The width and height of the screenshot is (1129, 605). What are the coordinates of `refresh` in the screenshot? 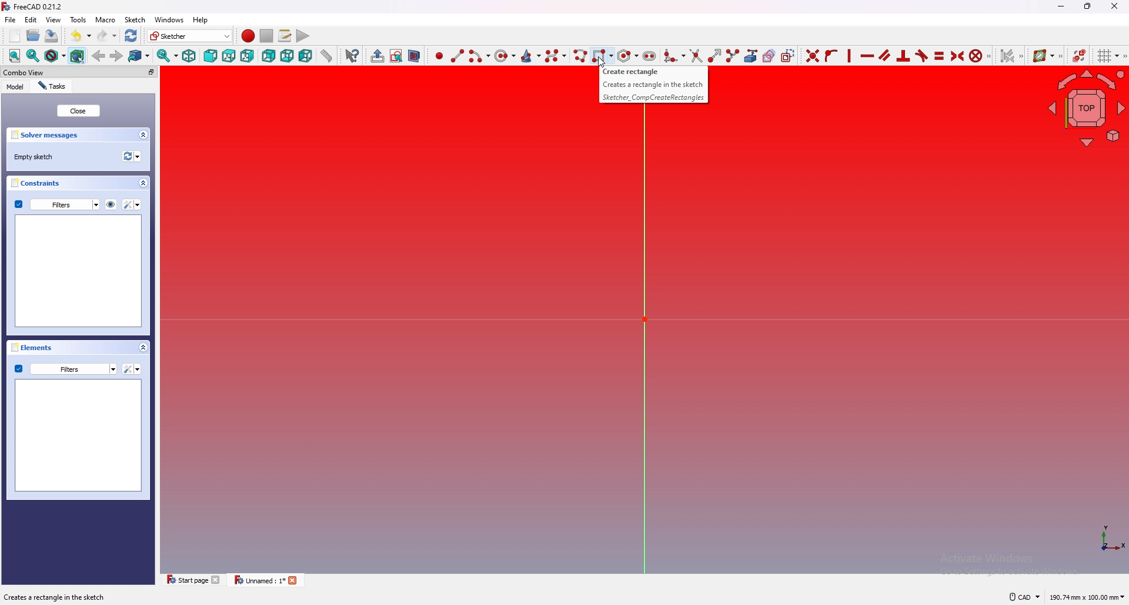 It's located at (131, 36).